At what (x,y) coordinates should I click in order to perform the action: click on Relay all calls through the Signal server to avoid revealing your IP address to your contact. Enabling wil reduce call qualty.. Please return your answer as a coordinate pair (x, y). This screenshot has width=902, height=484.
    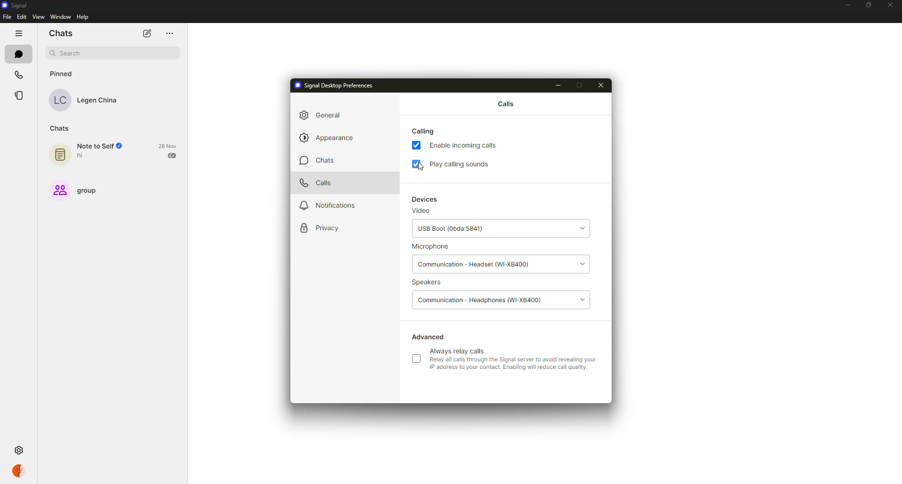
    Looking at the image, I should click on (513, 365).